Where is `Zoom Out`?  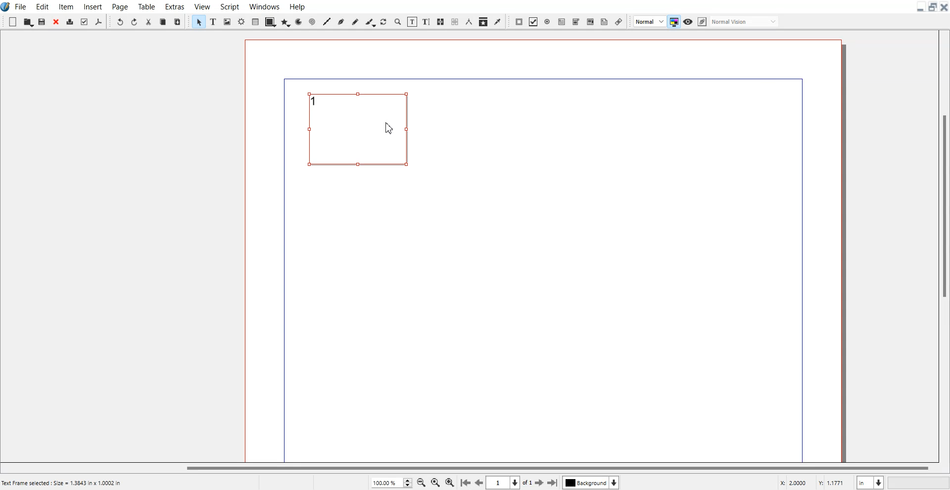 Zoom Out is located at coordinates (421, 482).